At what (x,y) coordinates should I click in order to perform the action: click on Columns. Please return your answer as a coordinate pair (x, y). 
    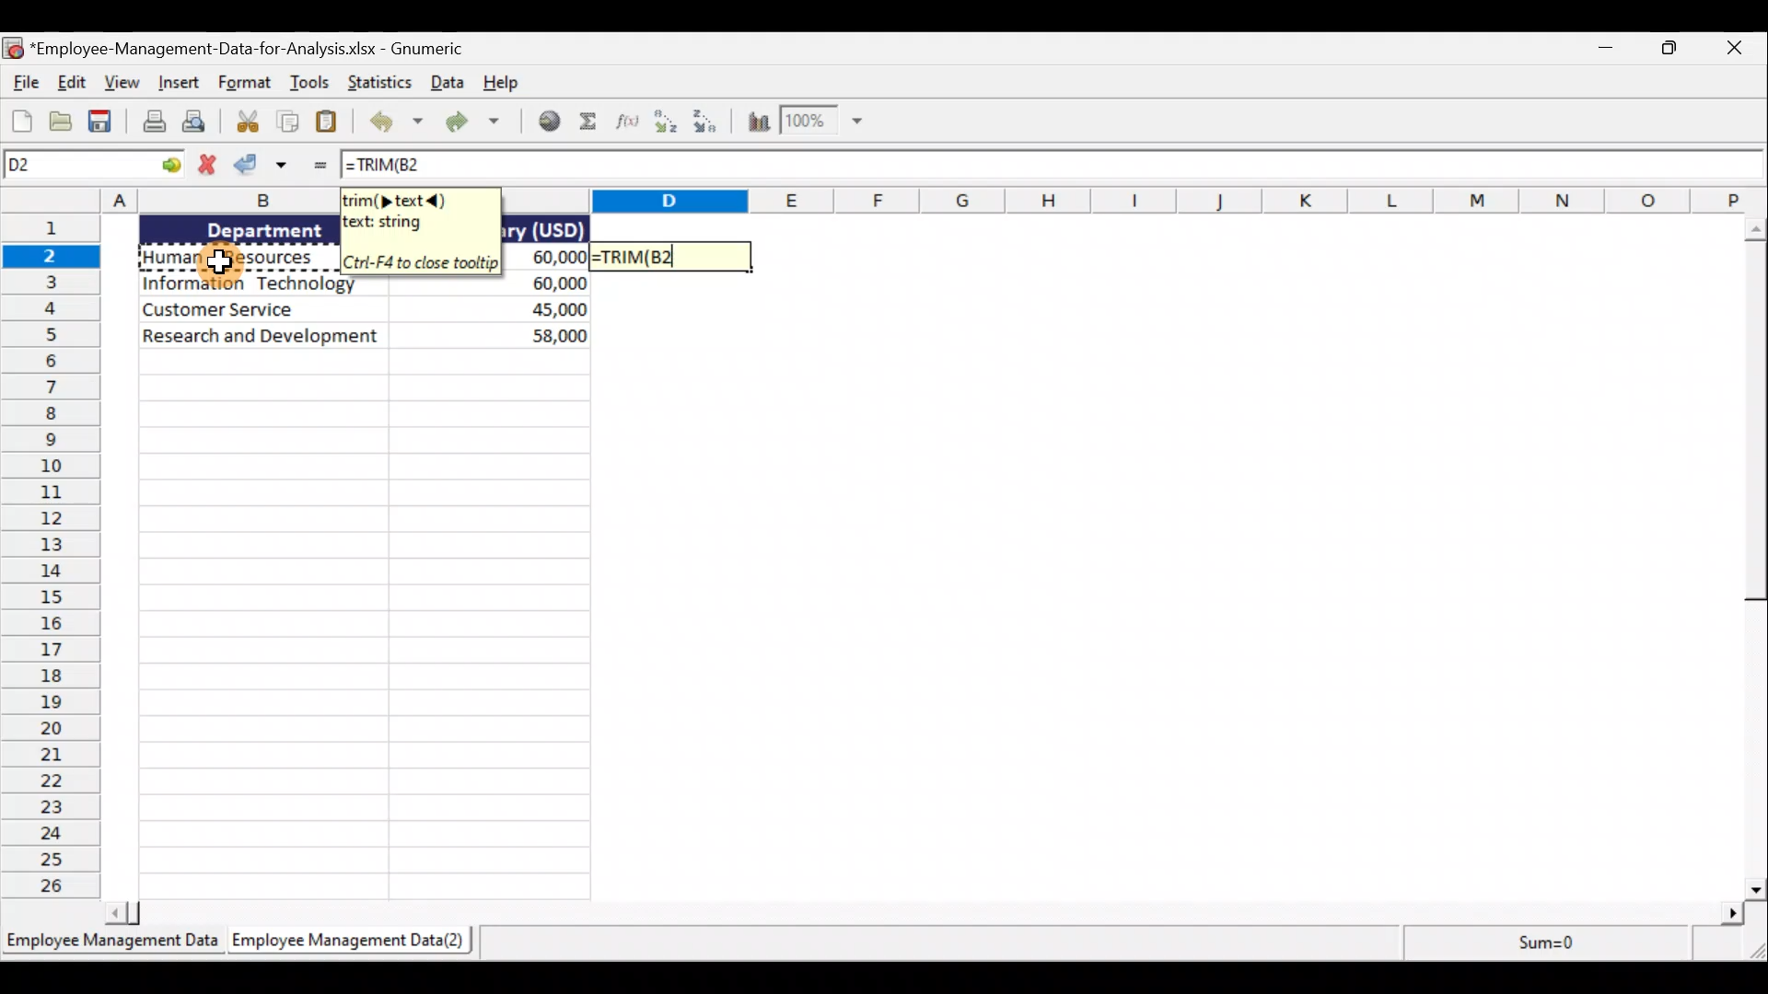
    Looking at the image, I should click on (1124, 200).